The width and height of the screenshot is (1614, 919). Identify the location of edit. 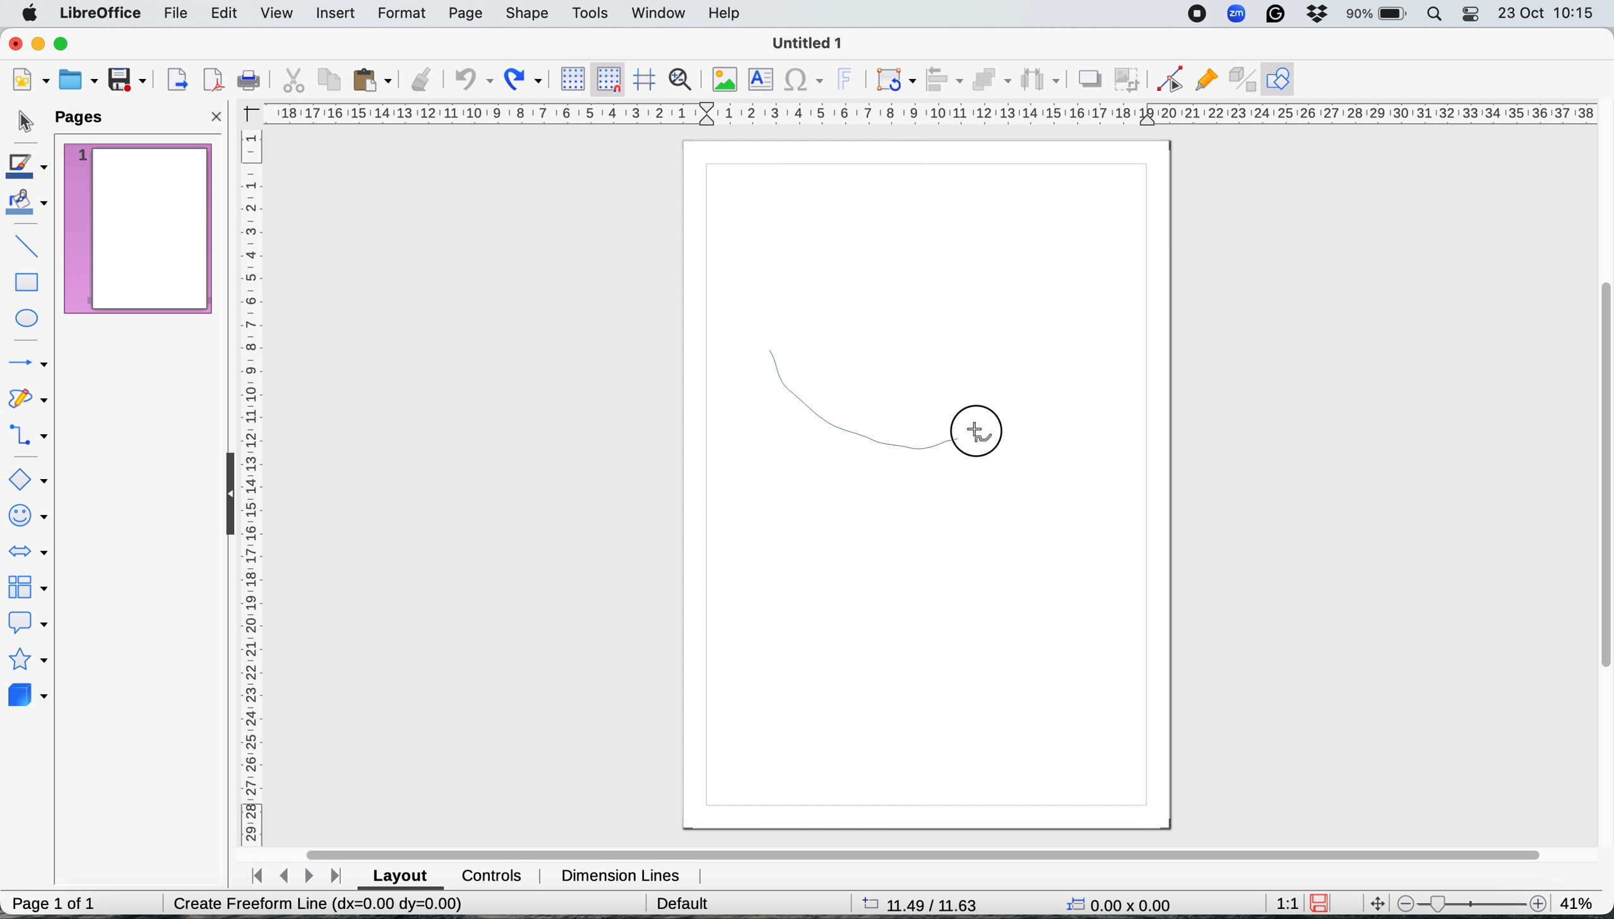
(227, 13).